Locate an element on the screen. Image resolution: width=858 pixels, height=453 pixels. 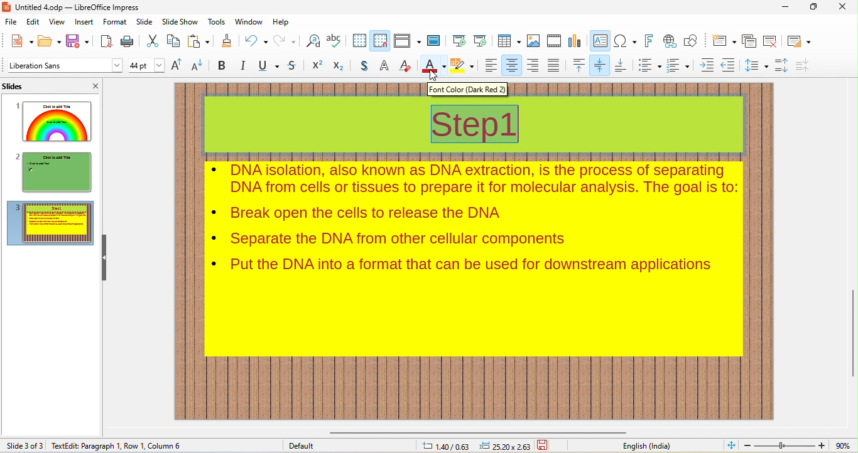
view is located at coordinates (59, 23).